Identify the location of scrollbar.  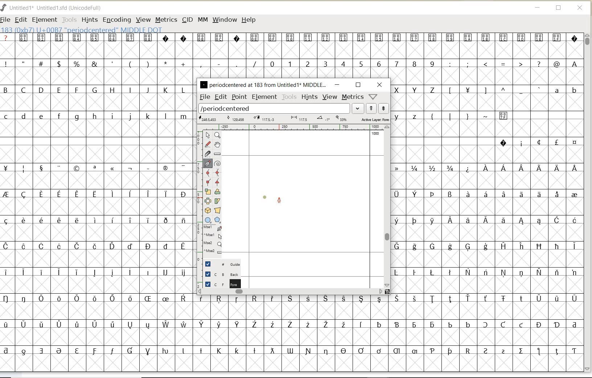
(388, 206).